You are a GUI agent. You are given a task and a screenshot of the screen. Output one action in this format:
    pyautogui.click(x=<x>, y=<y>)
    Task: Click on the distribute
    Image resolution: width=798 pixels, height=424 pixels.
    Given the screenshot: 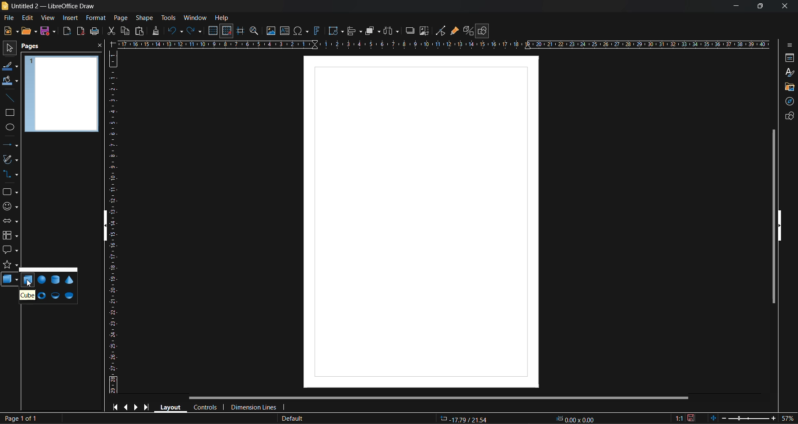 What is the action you would take?
    pyautogui.click(x=392, y=30)
    